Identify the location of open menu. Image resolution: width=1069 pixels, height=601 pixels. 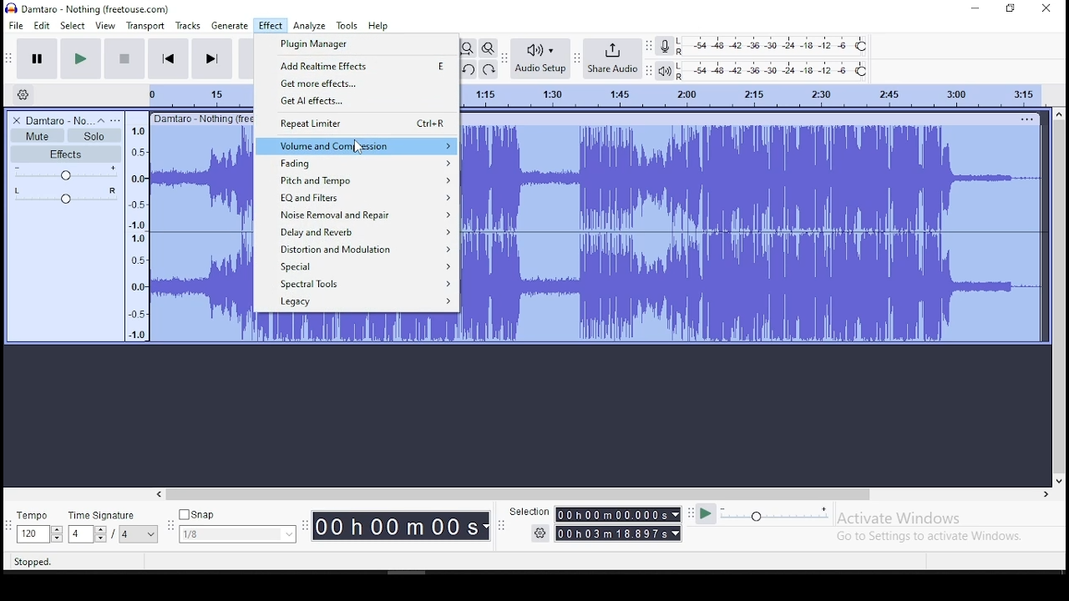
(118, 119).